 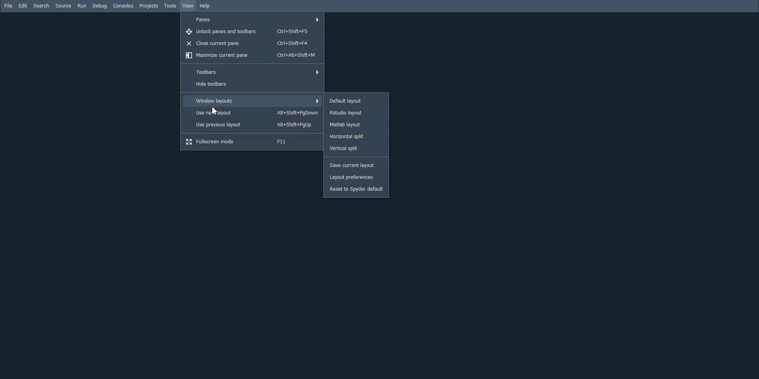 I want to click on Vertical split, so click(x=356, y=148).